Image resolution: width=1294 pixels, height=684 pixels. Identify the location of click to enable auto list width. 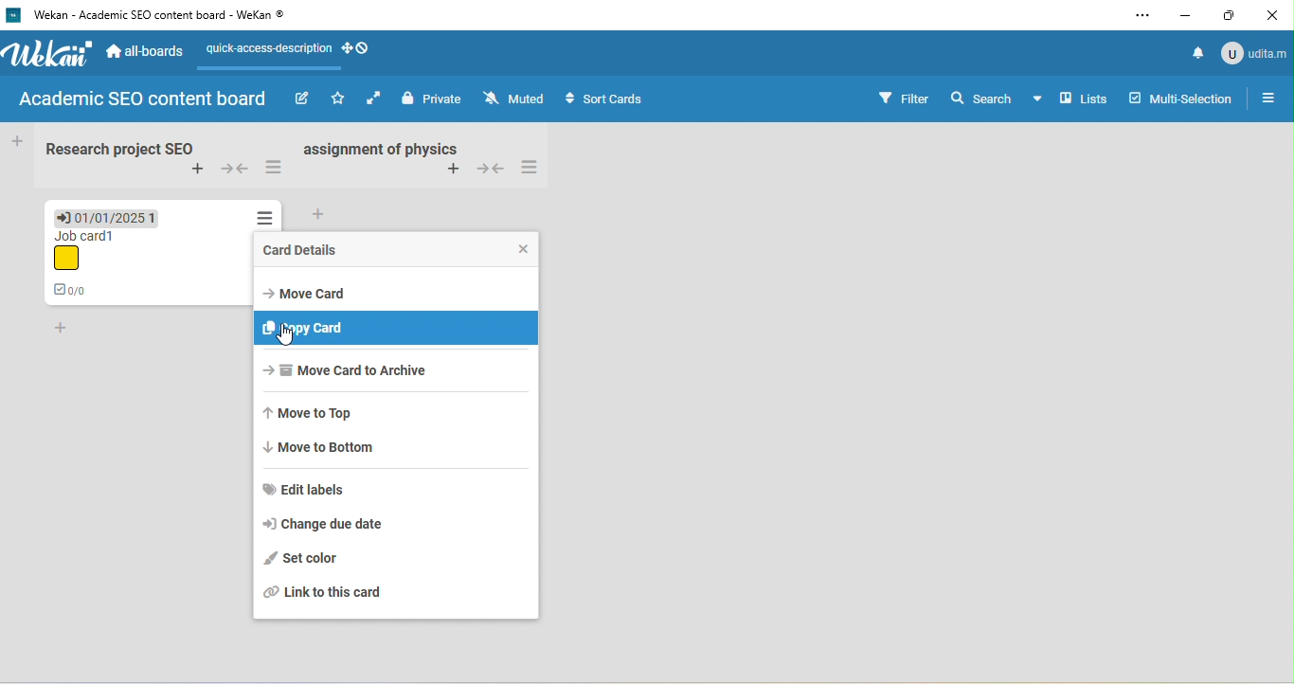
(376, 99).